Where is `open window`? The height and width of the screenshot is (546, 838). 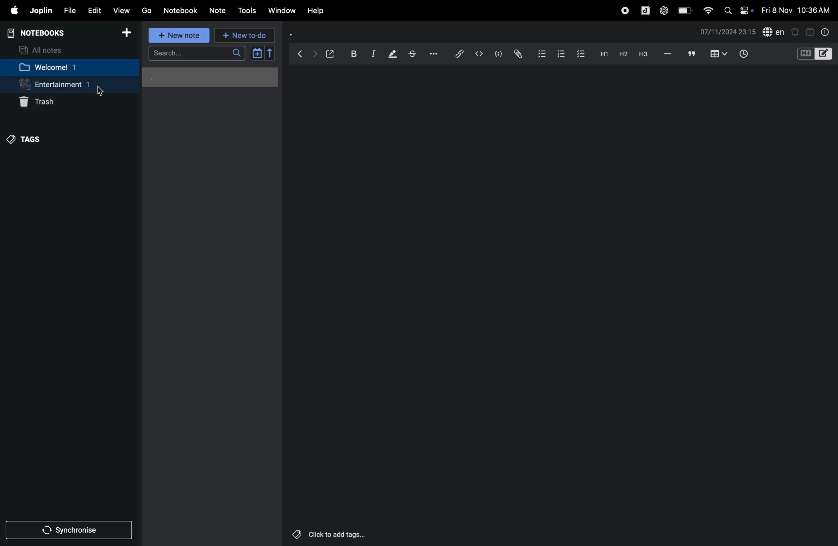
open window is located at coordinates (332, 54).